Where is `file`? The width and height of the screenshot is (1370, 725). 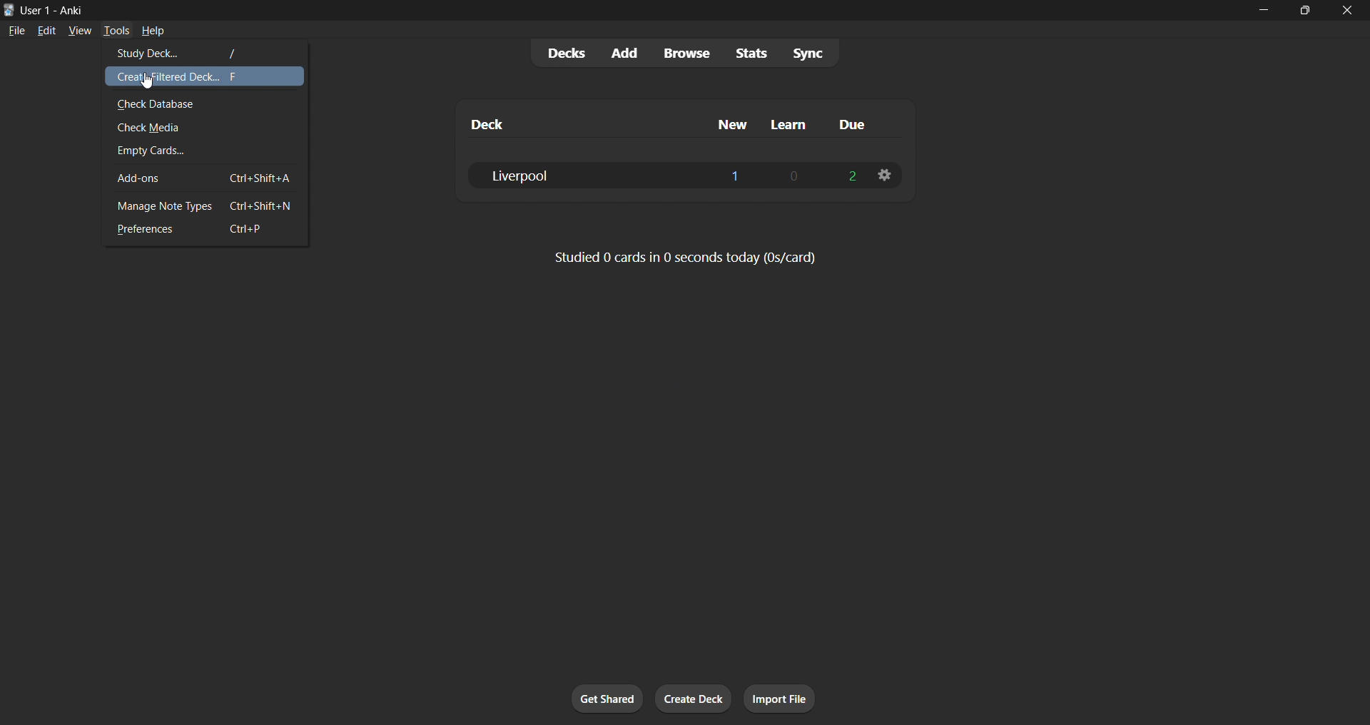
file is located at coordinates (14, 31).